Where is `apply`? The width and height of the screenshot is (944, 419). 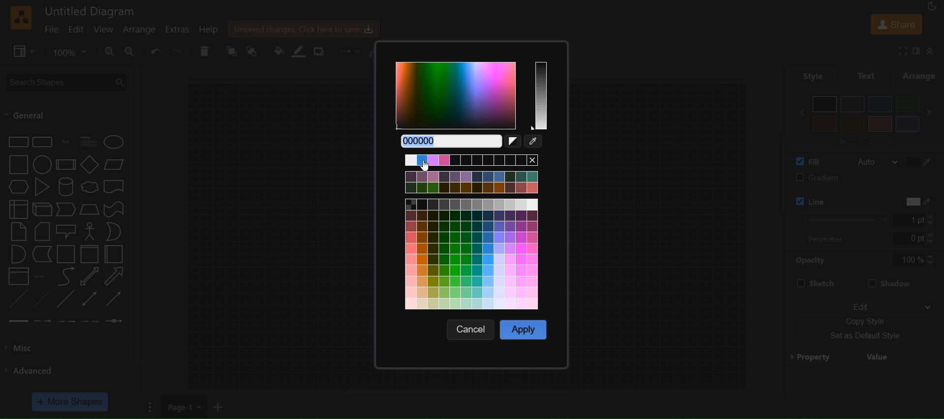
apply is located at coordinates (524, 329).